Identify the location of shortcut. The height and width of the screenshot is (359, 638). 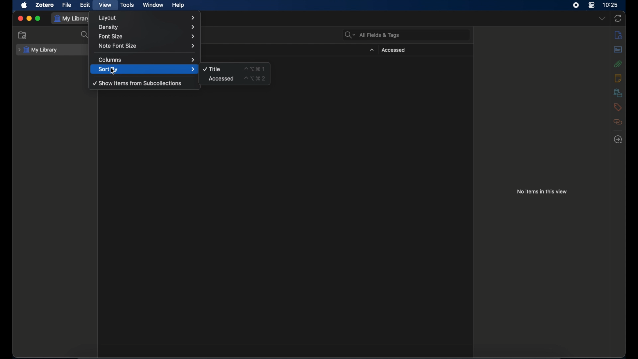
(254, 68).